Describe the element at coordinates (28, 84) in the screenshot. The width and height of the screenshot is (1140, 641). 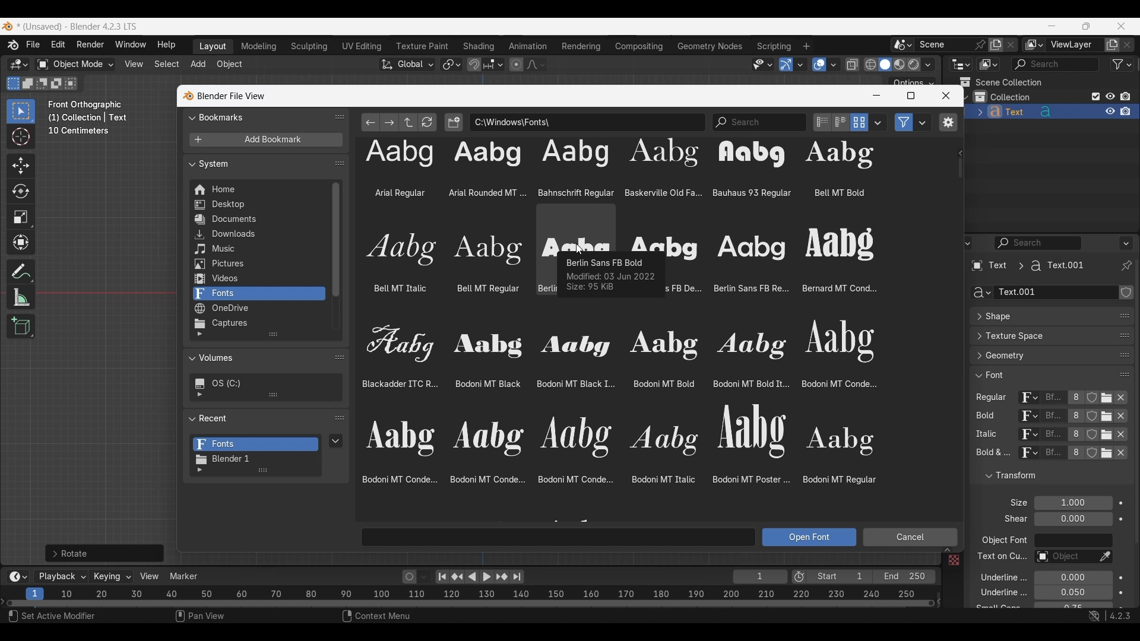
I see `Extend existing selection` at that location.